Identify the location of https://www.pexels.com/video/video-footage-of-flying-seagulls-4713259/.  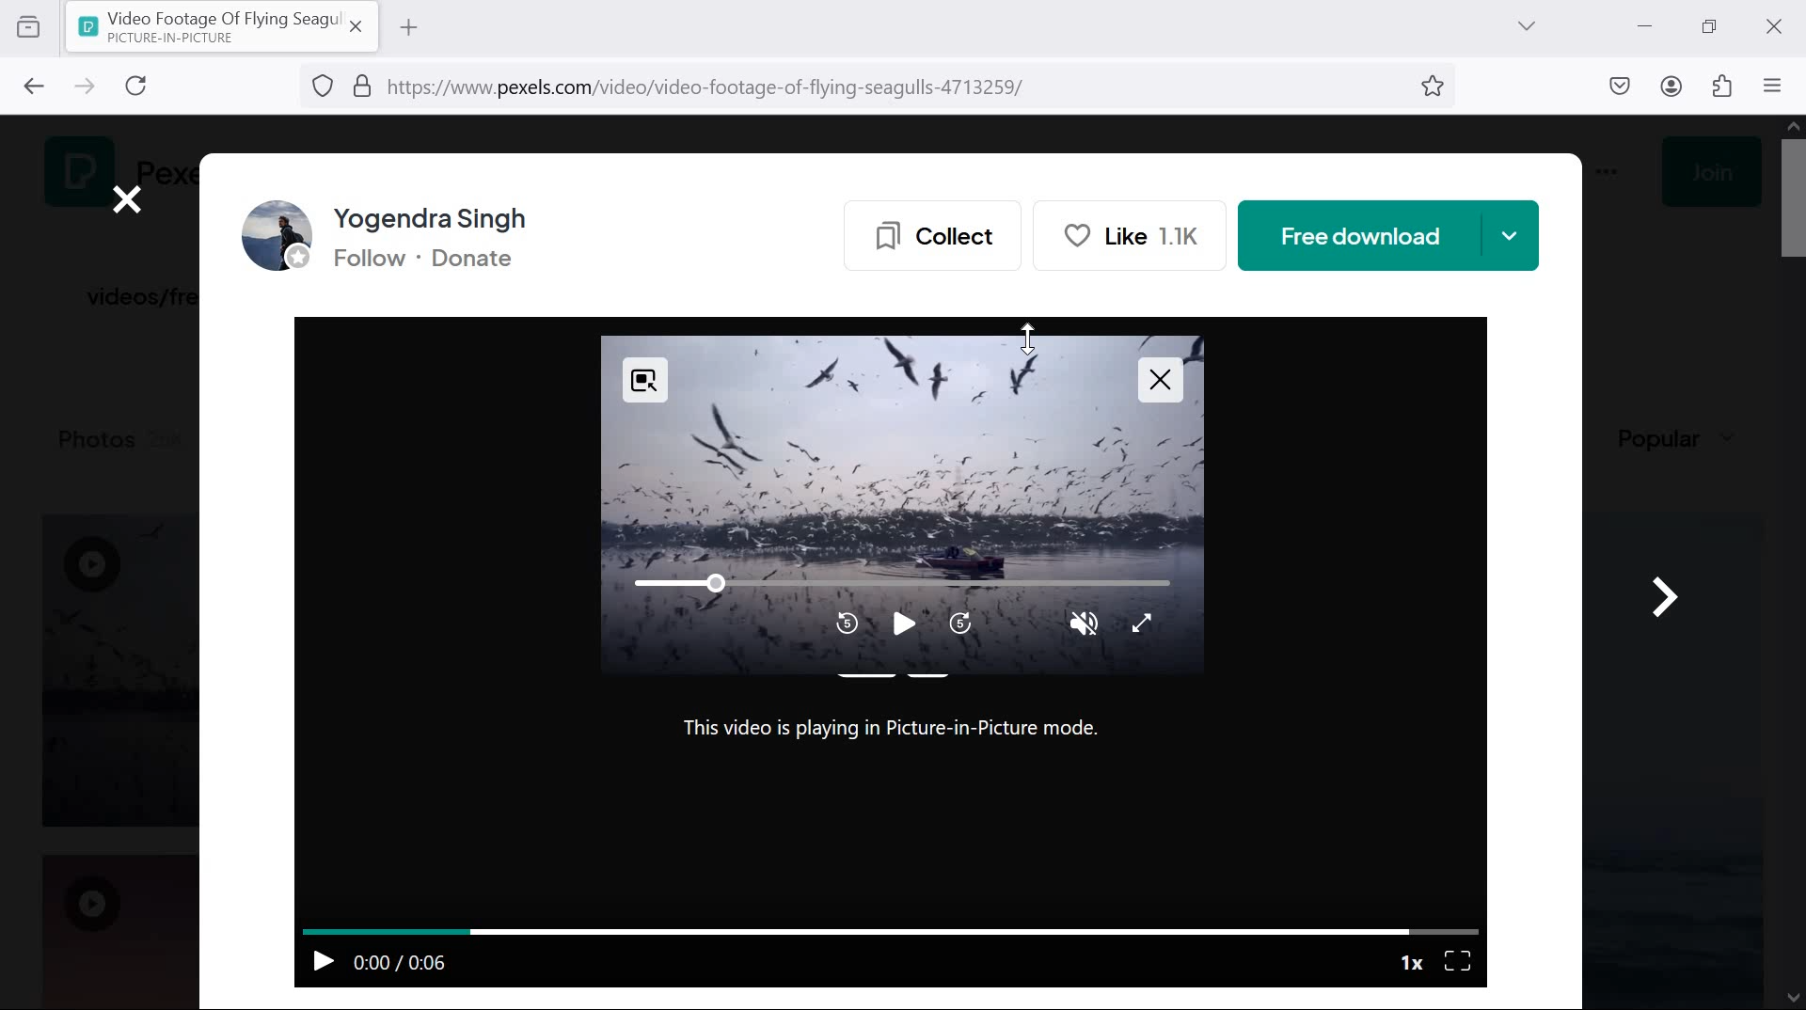
(727, 89).